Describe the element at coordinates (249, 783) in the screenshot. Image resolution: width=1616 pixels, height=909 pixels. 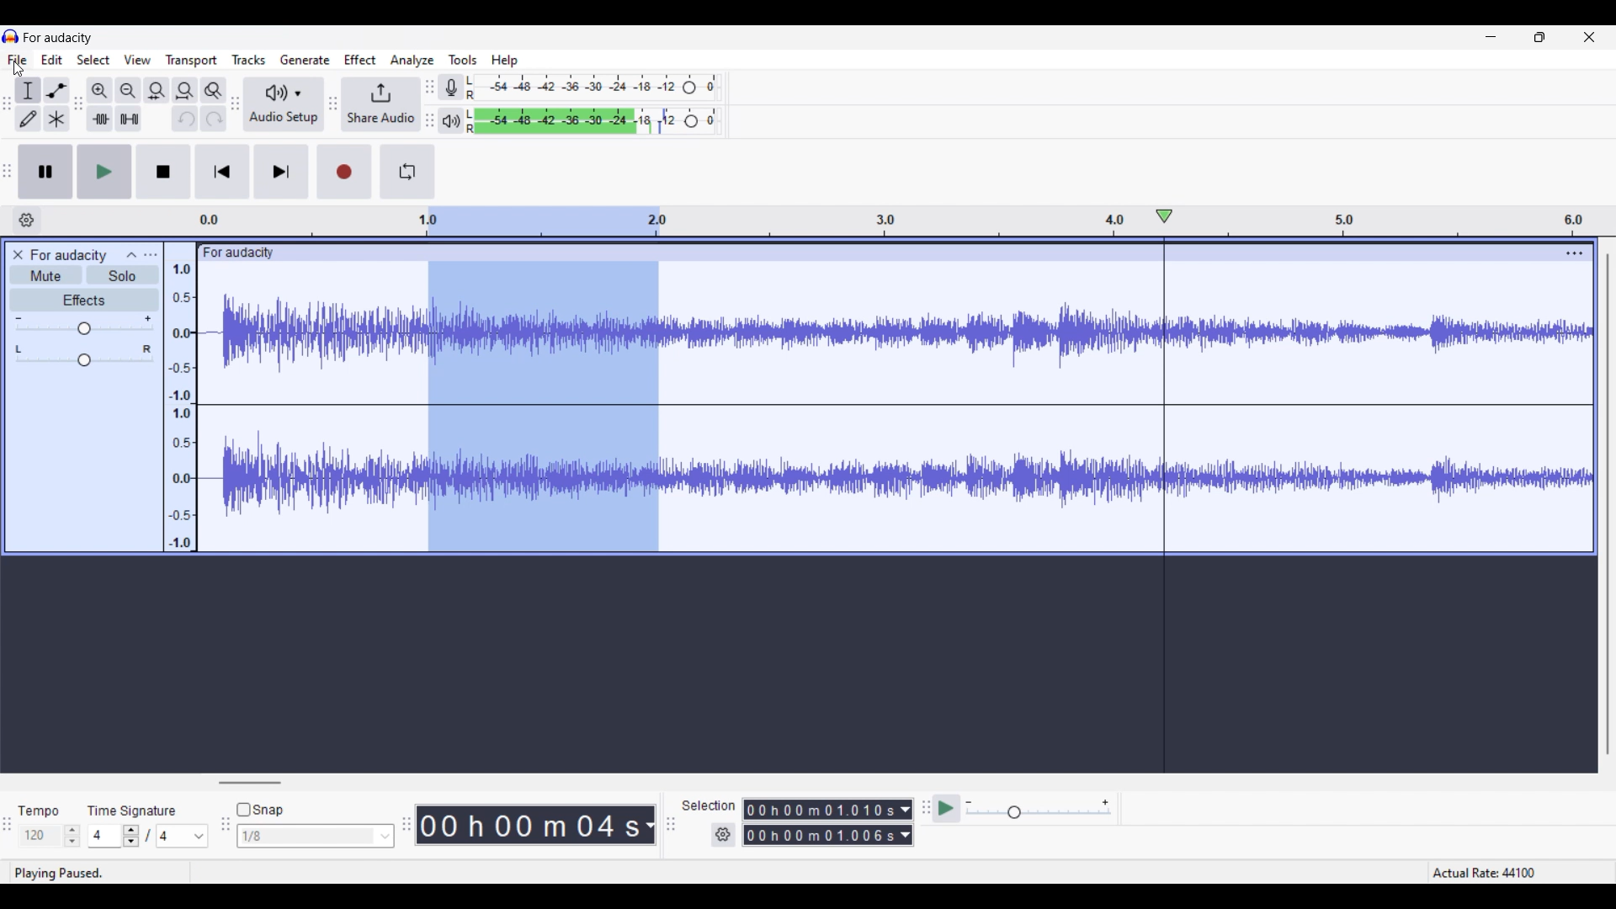
I see `Horizontal slide bar` at that location.